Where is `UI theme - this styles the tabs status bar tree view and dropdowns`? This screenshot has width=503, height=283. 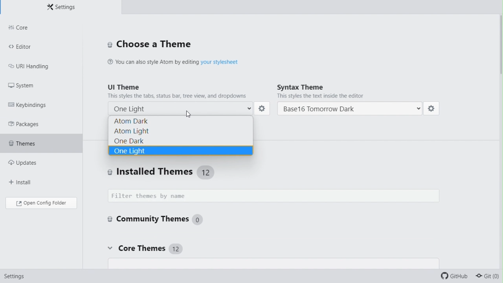 UI theme - this styles the tabs status bar tree view and dropdowns is located at coordinates (180, 90).